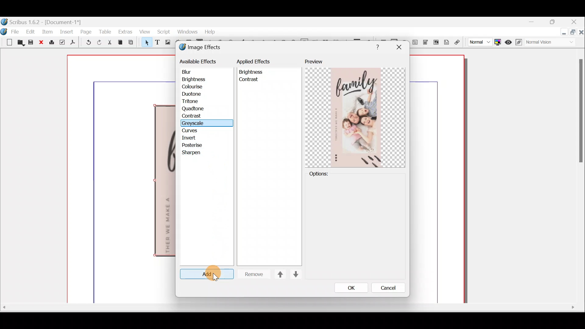 This screenshot has width=585, height=329. I want to click on PDF text field, so click(416, 44).